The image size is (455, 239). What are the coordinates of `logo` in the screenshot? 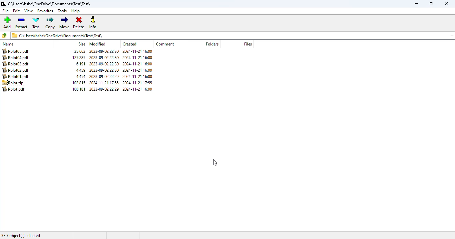 It's located at (3, 4).